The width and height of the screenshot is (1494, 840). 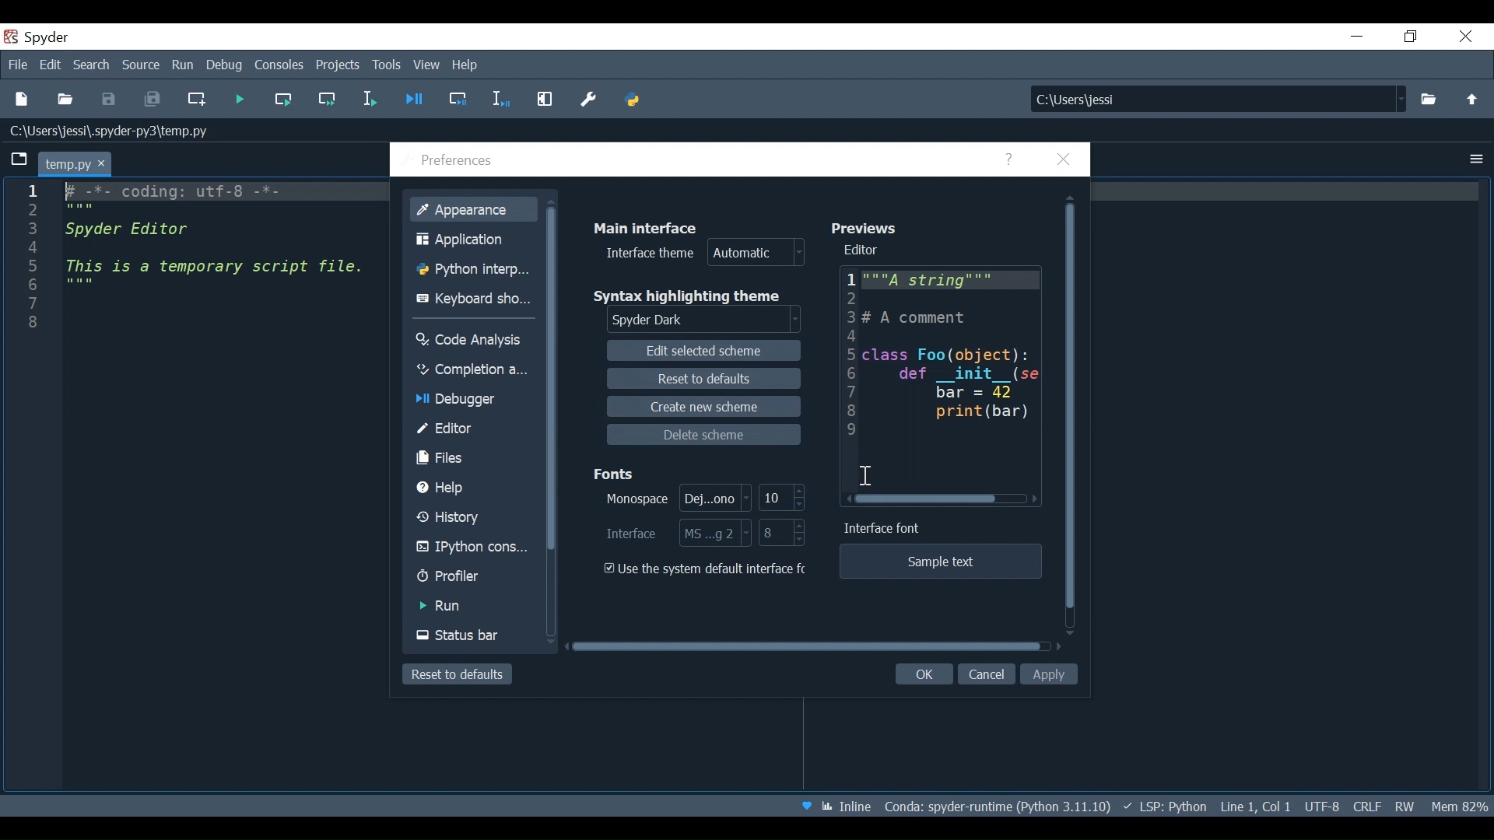 What do you see at coordinates (473, 429) in the screenshot?
I see `Editor` at bounding box center [473, 429].